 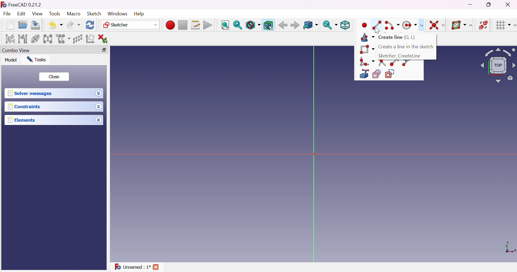 What do you see at coordinates (363, 26) in the screenshot?
I see `Create Slot` at bounding box center [363, 26].